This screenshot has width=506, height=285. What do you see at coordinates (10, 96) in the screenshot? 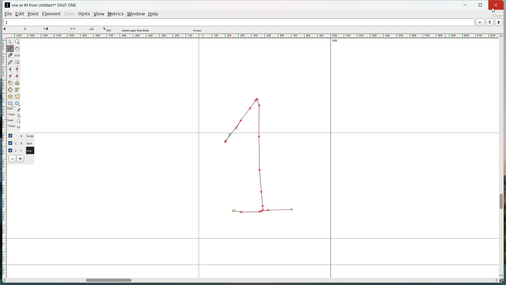
I see `rotate selection in 3d and project back to the place` at bounding box center [10, 96].